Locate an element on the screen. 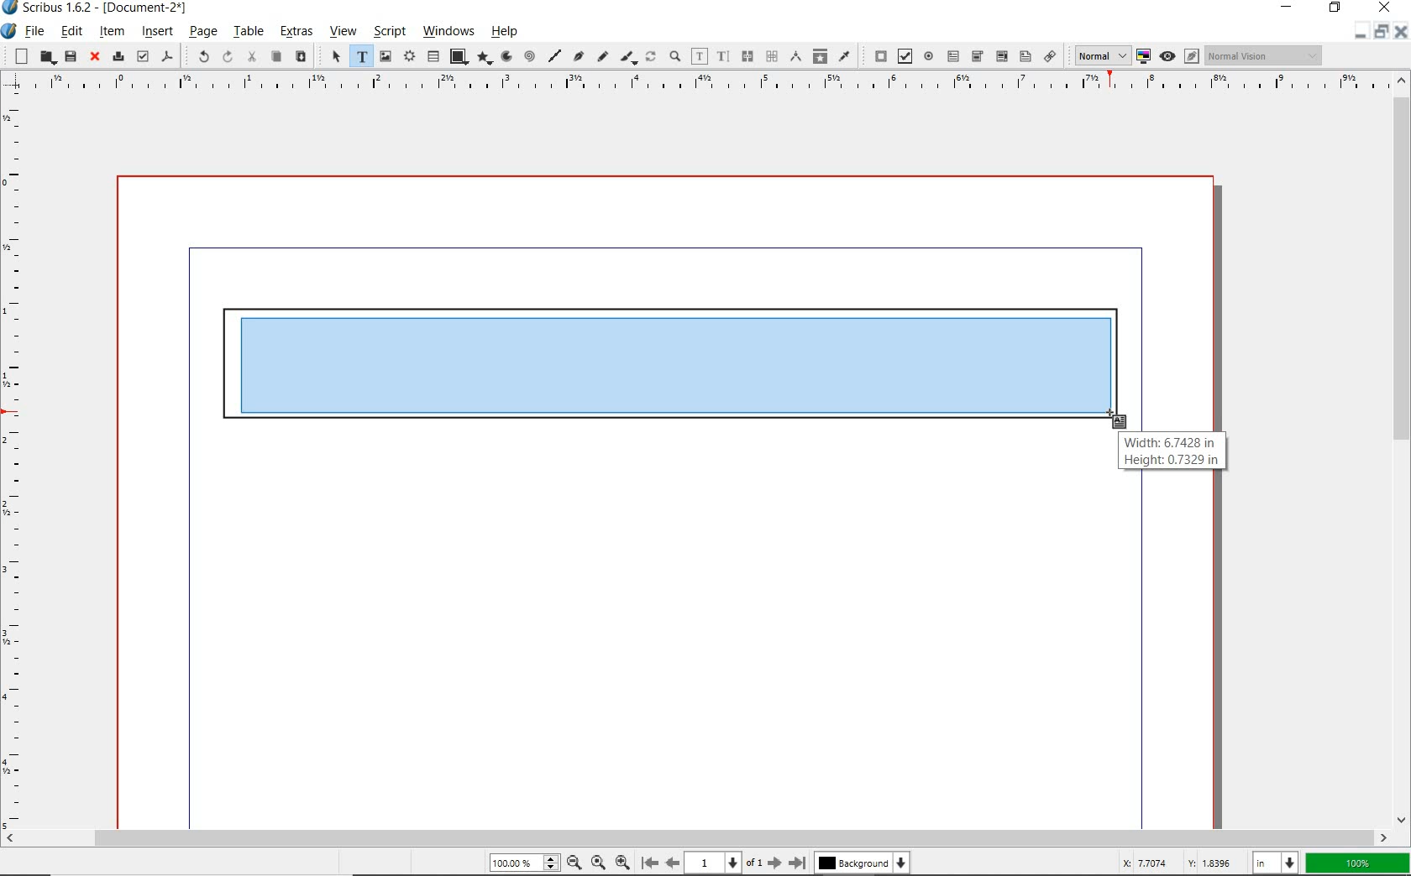 This screenshot has height=876, width=1411. open is located at coordinates (45, 57).